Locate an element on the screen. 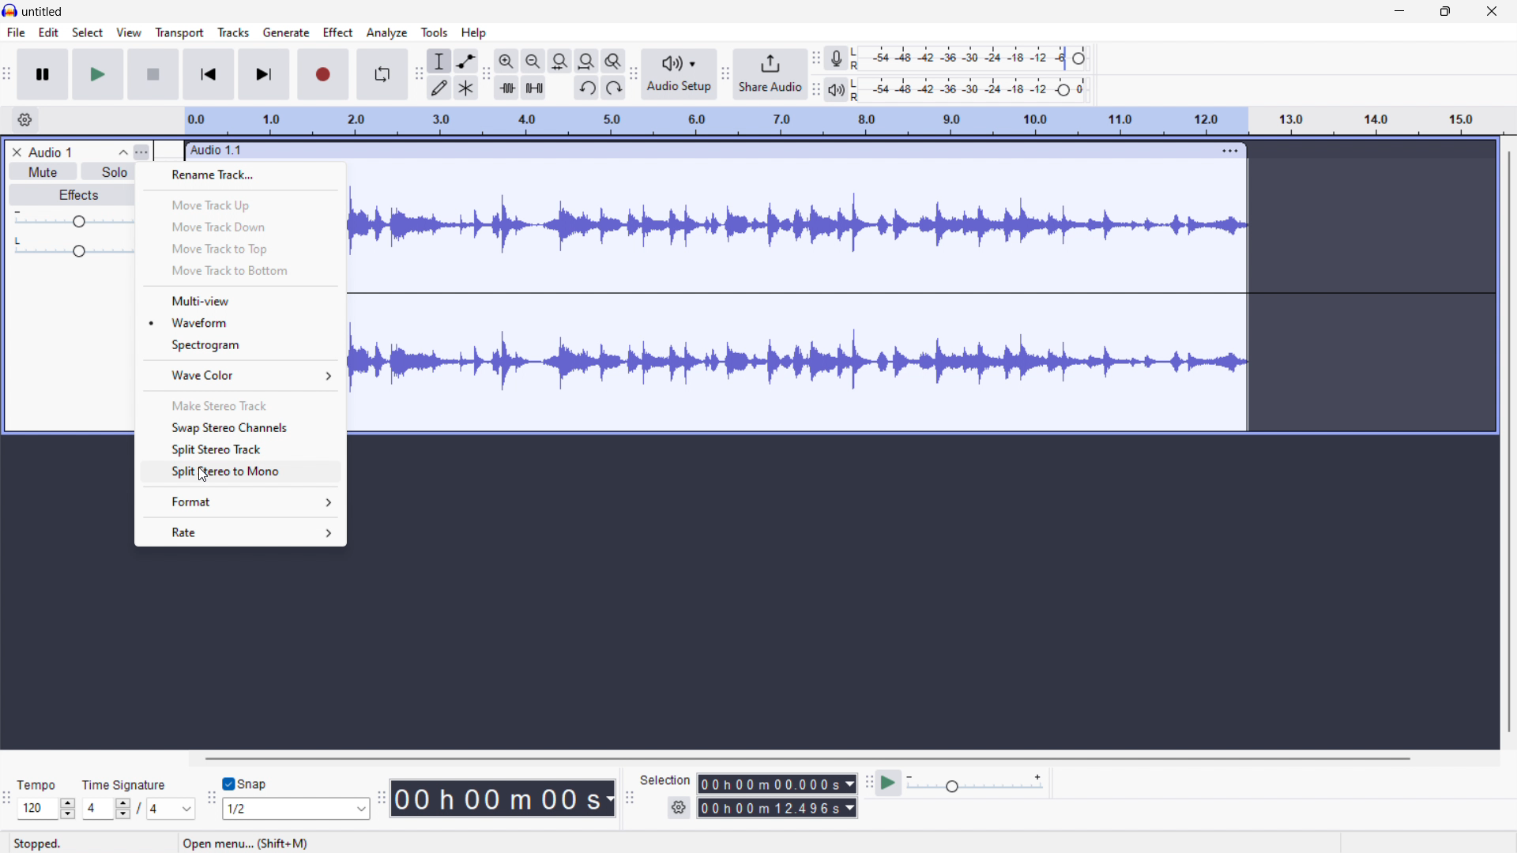 This screenshot has height=853, width=1517. time toolbar is located at coordinates (382, 800).